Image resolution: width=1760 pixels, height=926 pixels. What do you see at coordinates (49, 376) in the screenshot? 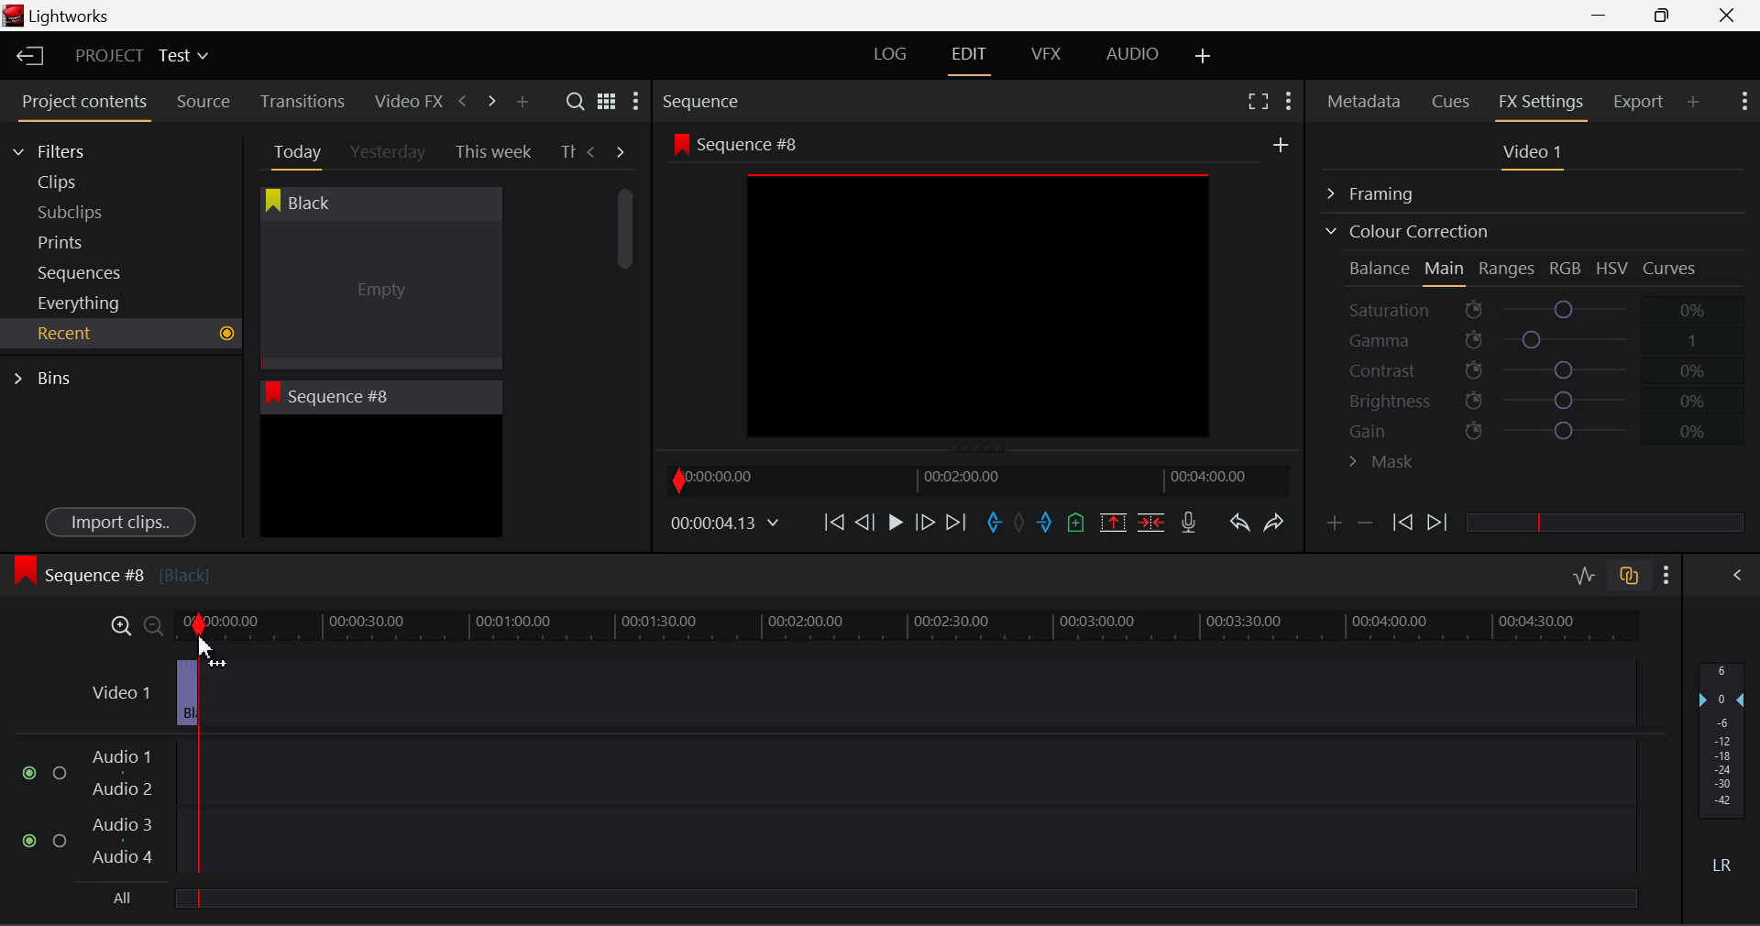
I see `Bins` at bounding box center [49, 376].